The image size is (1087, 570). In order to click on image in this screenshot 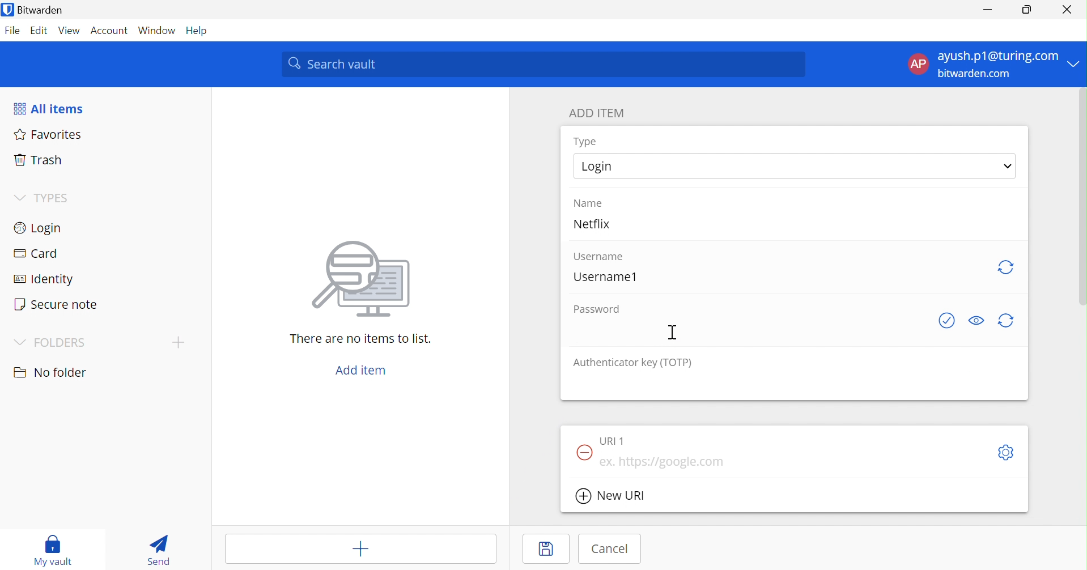, I will do `click(356, 282)`.